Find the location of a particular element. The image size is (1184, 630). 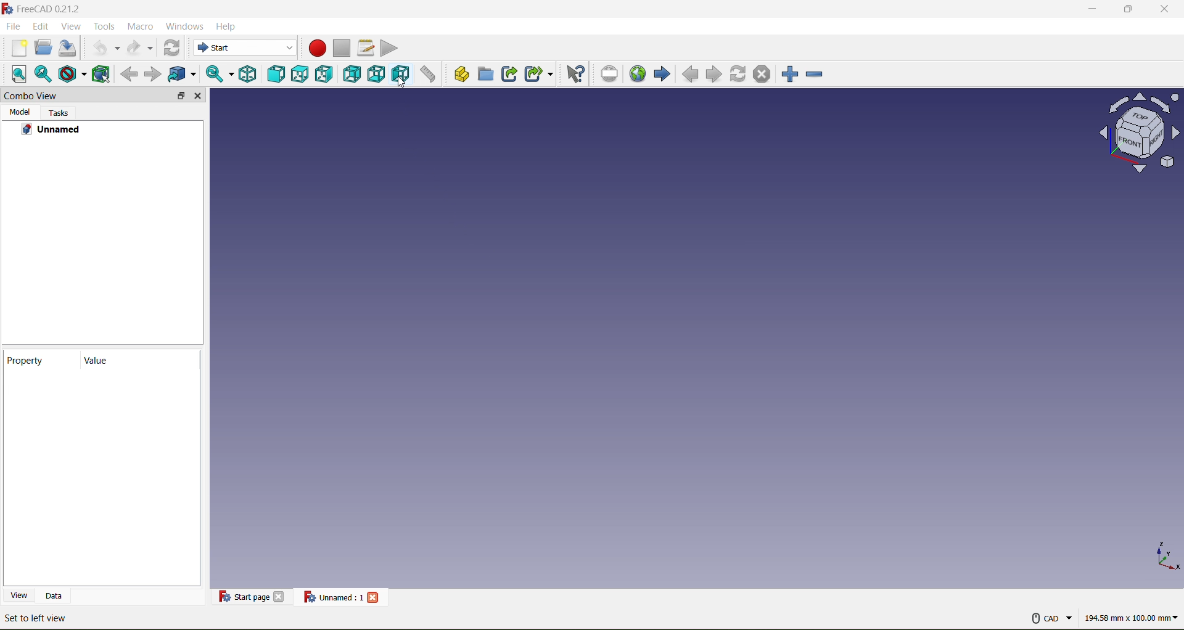

Forward Navigation is located at coordinates (714, 75).